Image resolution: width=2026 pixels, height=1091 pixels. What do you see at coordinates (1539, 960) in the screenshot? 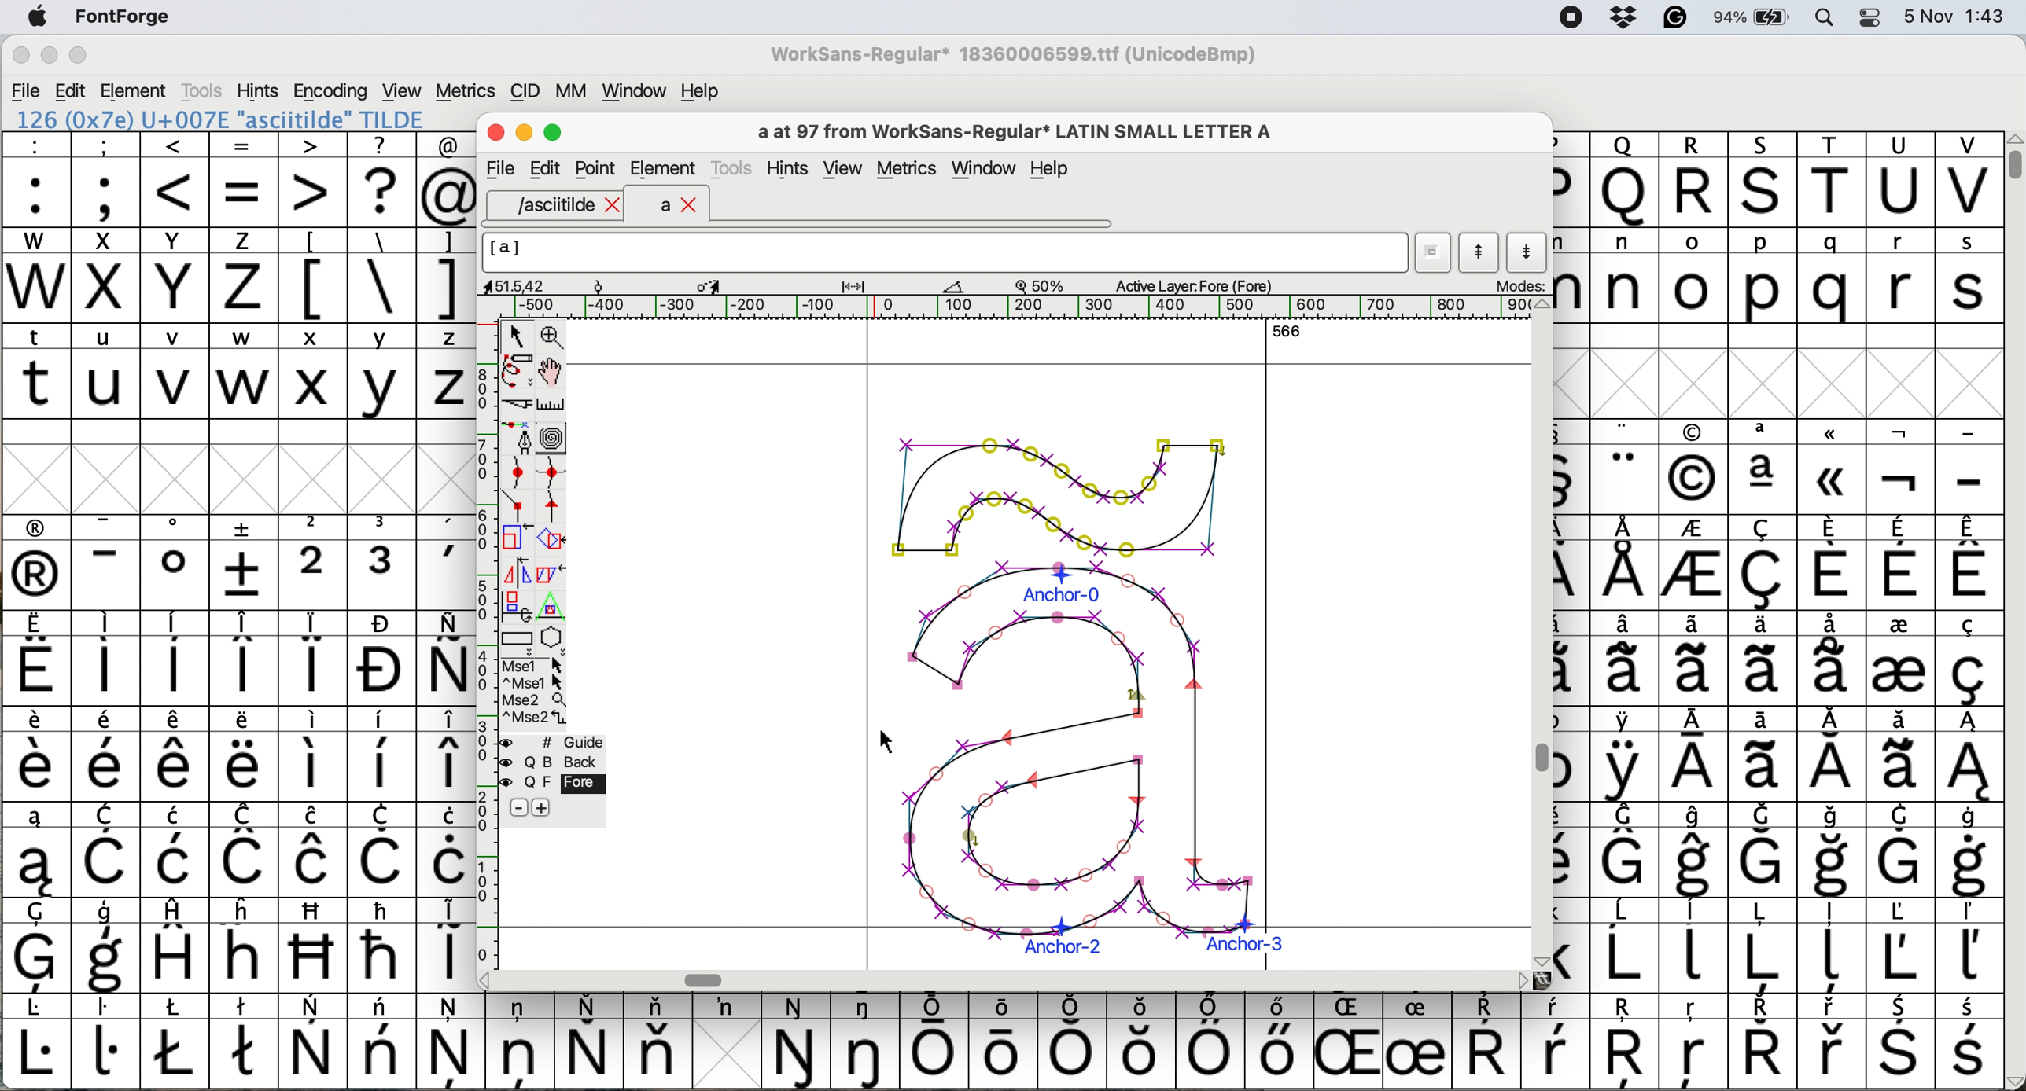
I see `scroll button` at bounding box center [1539, 960].